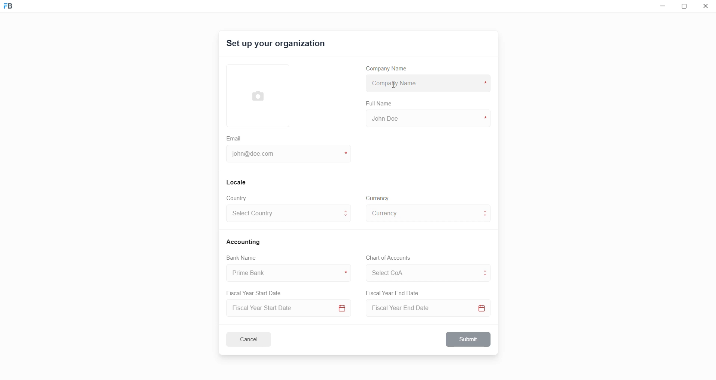  Describe the element at coordinates (395, 86) in the screenshot. I see `cursor` at that location.